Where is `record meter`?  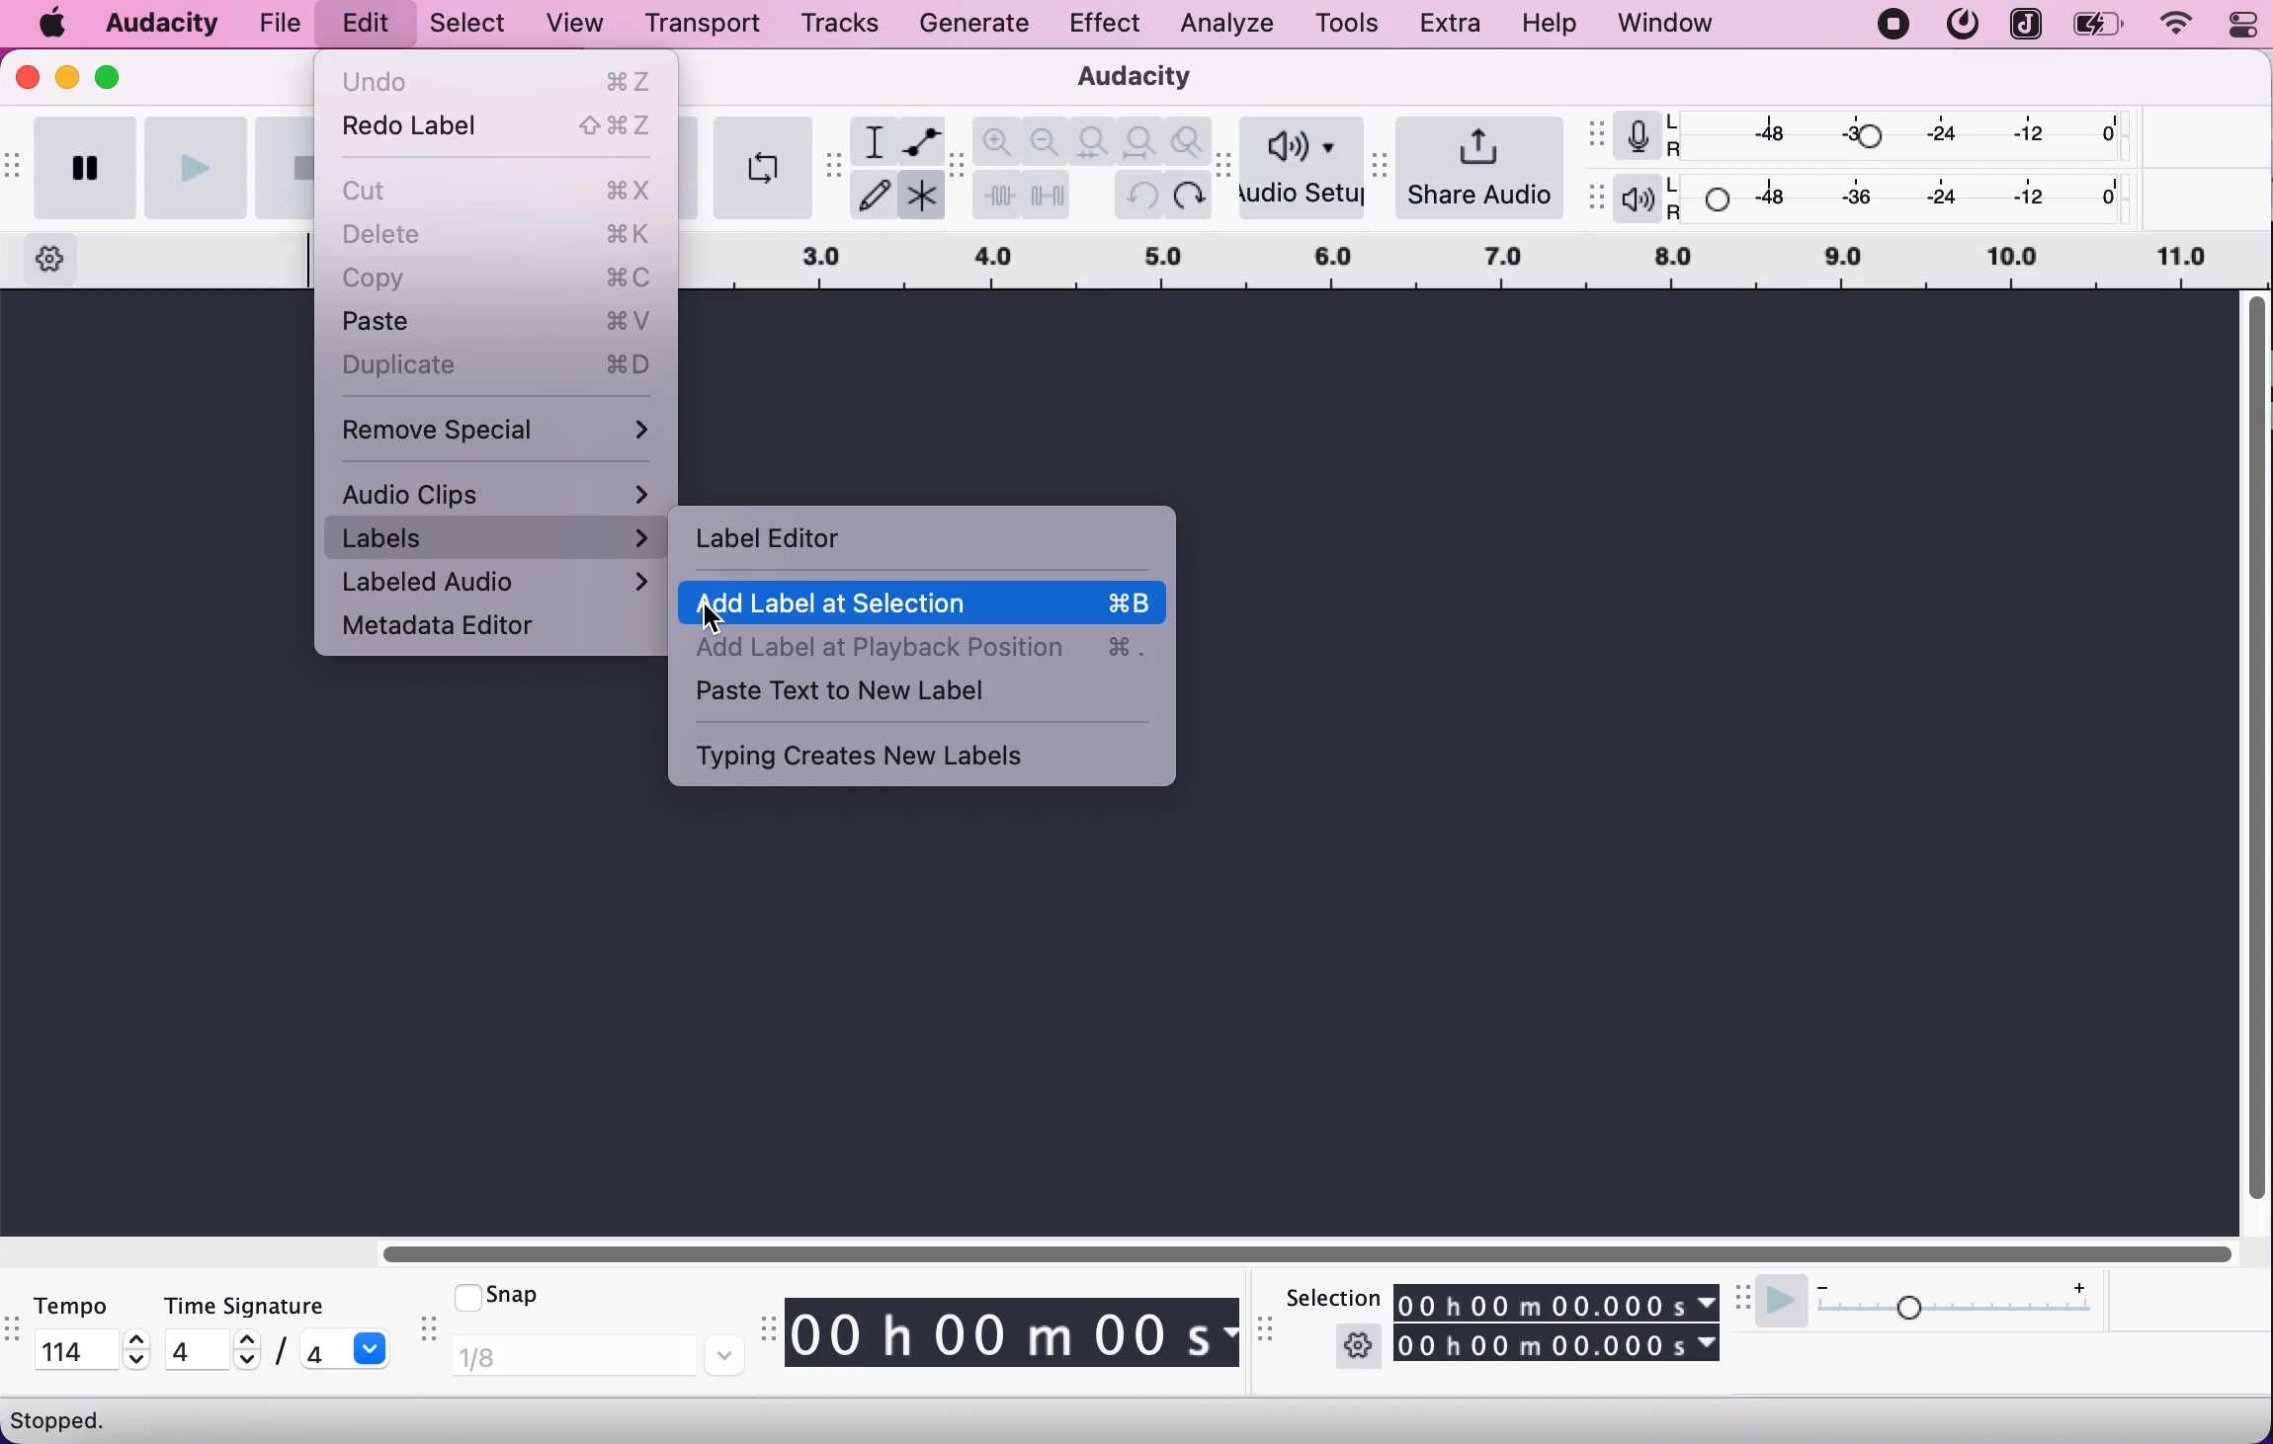
record meter is located at coordinates (1634, 136).